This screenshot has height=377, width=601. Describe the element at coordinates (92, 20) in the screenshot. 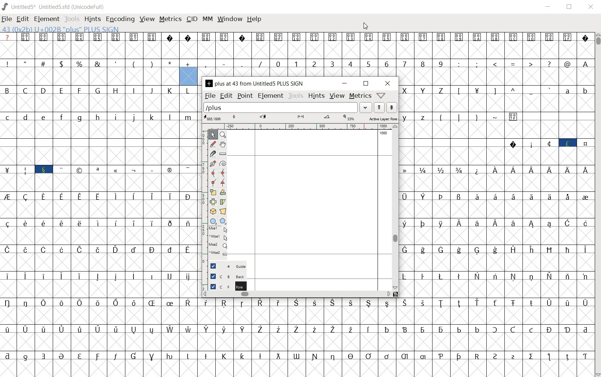

I see `hints` at that location.